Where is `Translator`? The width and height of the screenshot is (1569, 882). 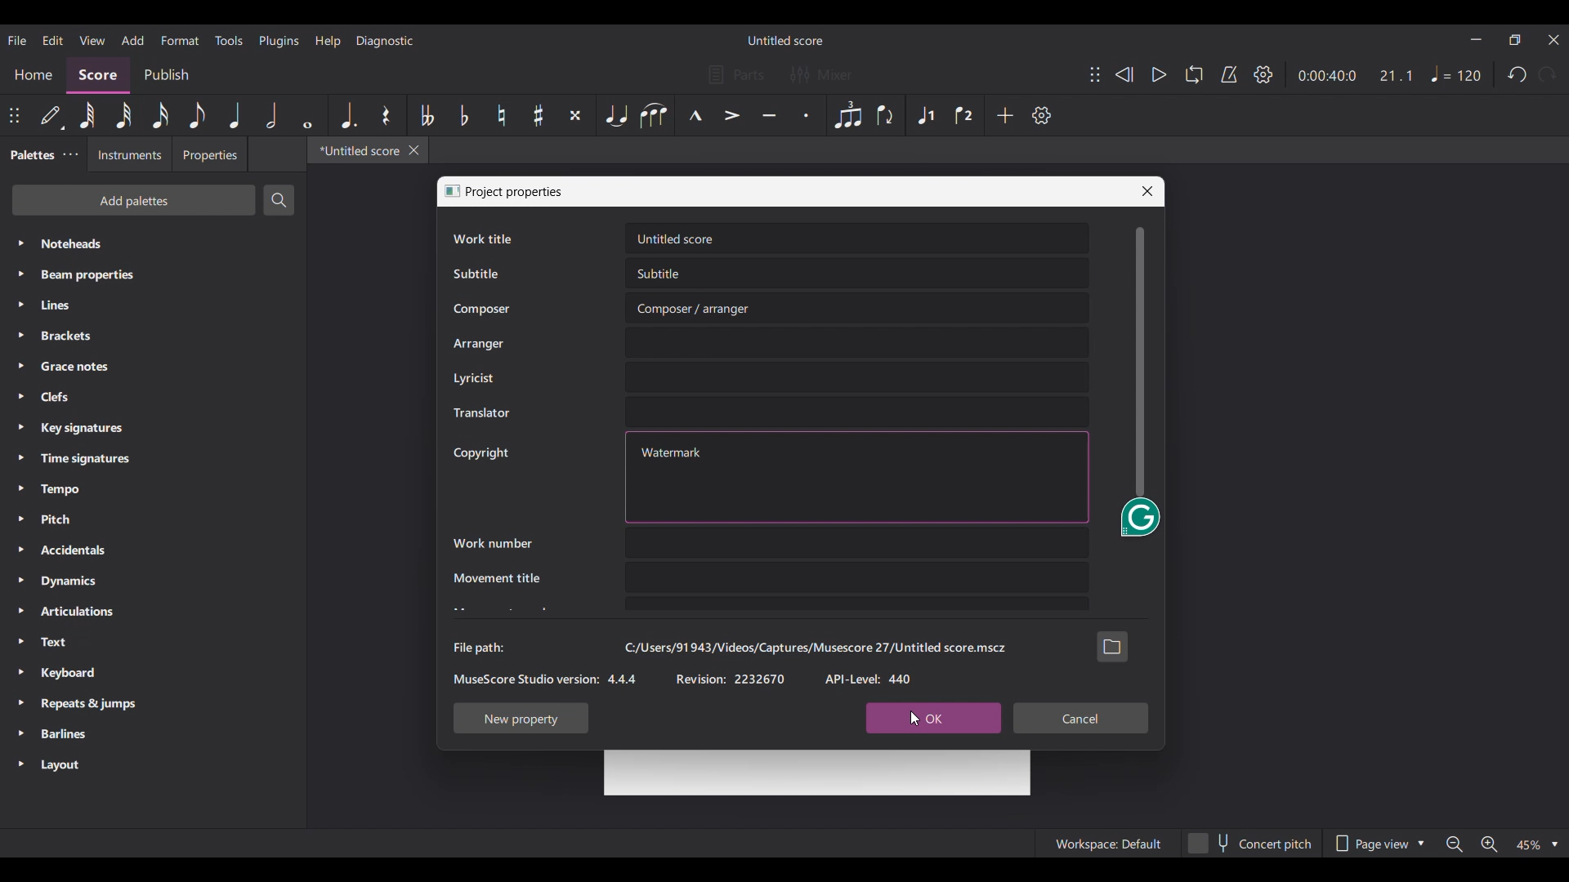
Translator is located at coordinates (481, 413).